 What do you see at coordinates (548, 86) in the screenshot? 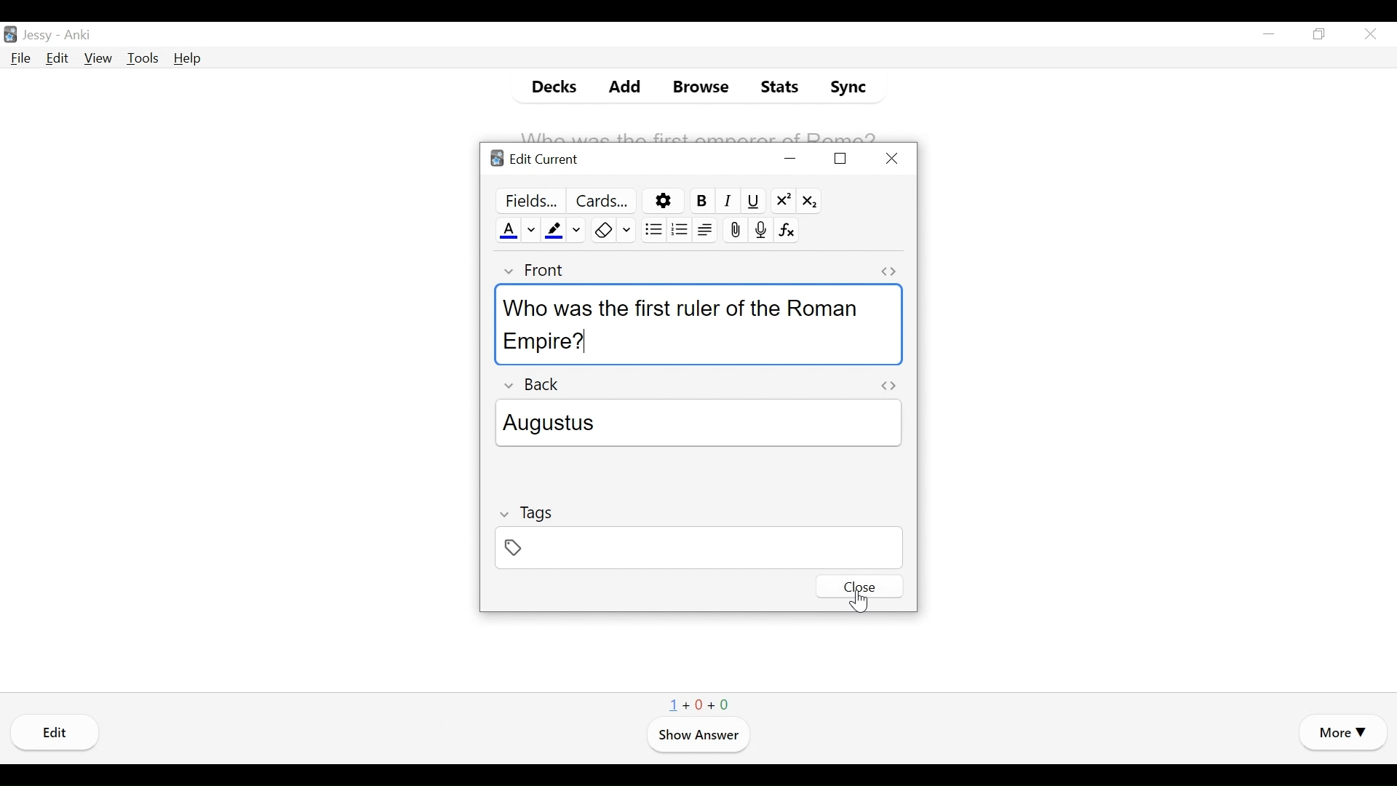
I see `Decks` at bounding box center [548, 86].